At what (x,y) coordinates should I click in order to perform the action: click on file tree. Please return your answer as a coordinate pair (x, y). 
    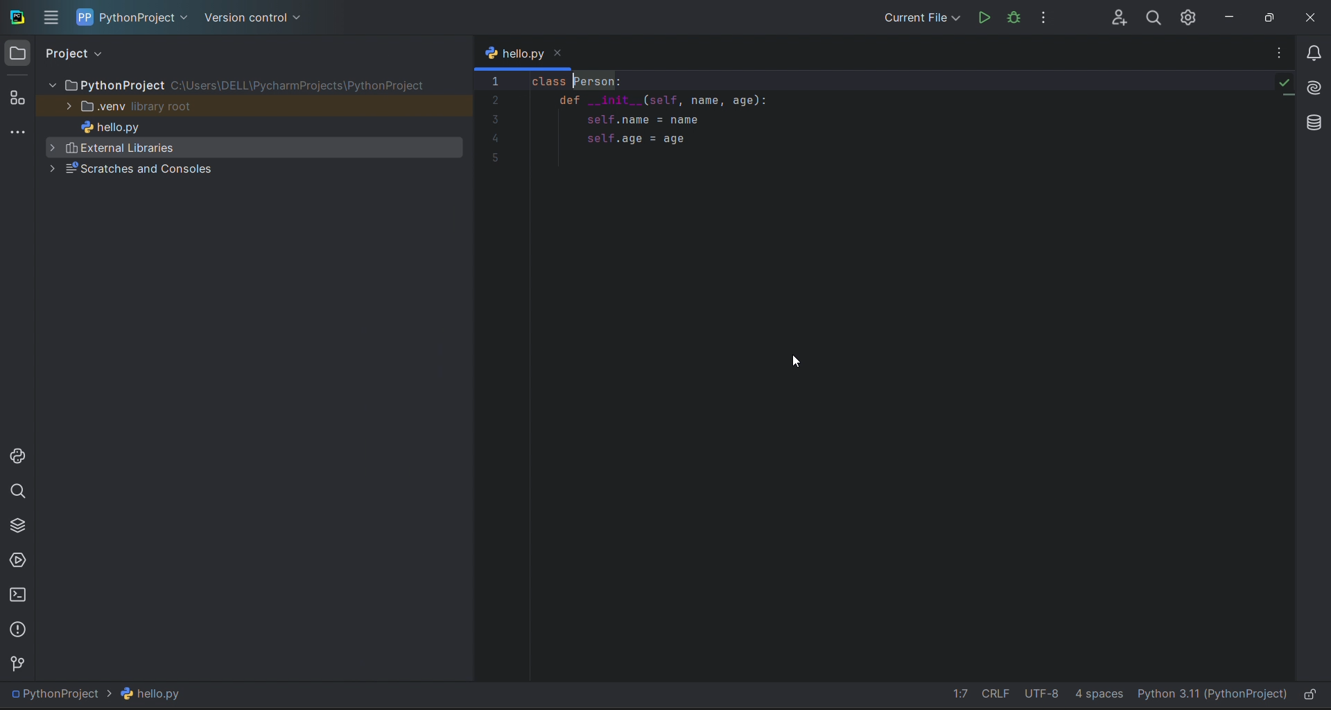
    Looking at the image, I should click on (254, 83).